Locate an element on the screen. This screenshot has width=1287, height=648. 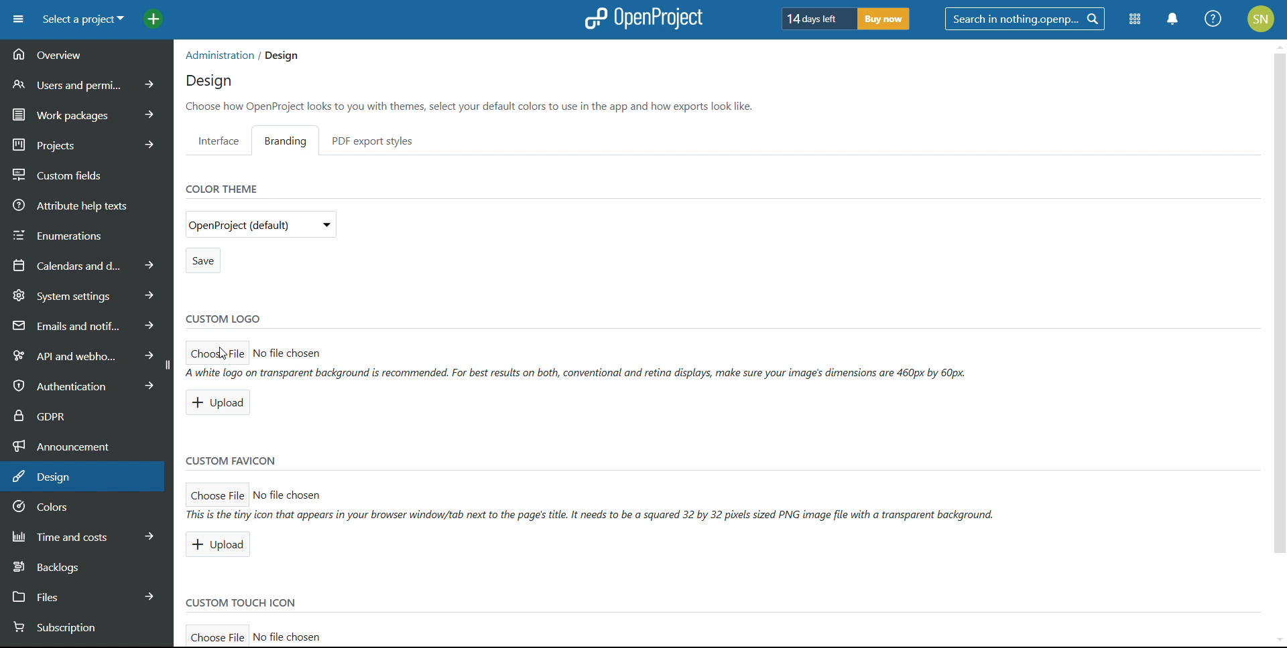
upload is located at coordinates (219, 402).